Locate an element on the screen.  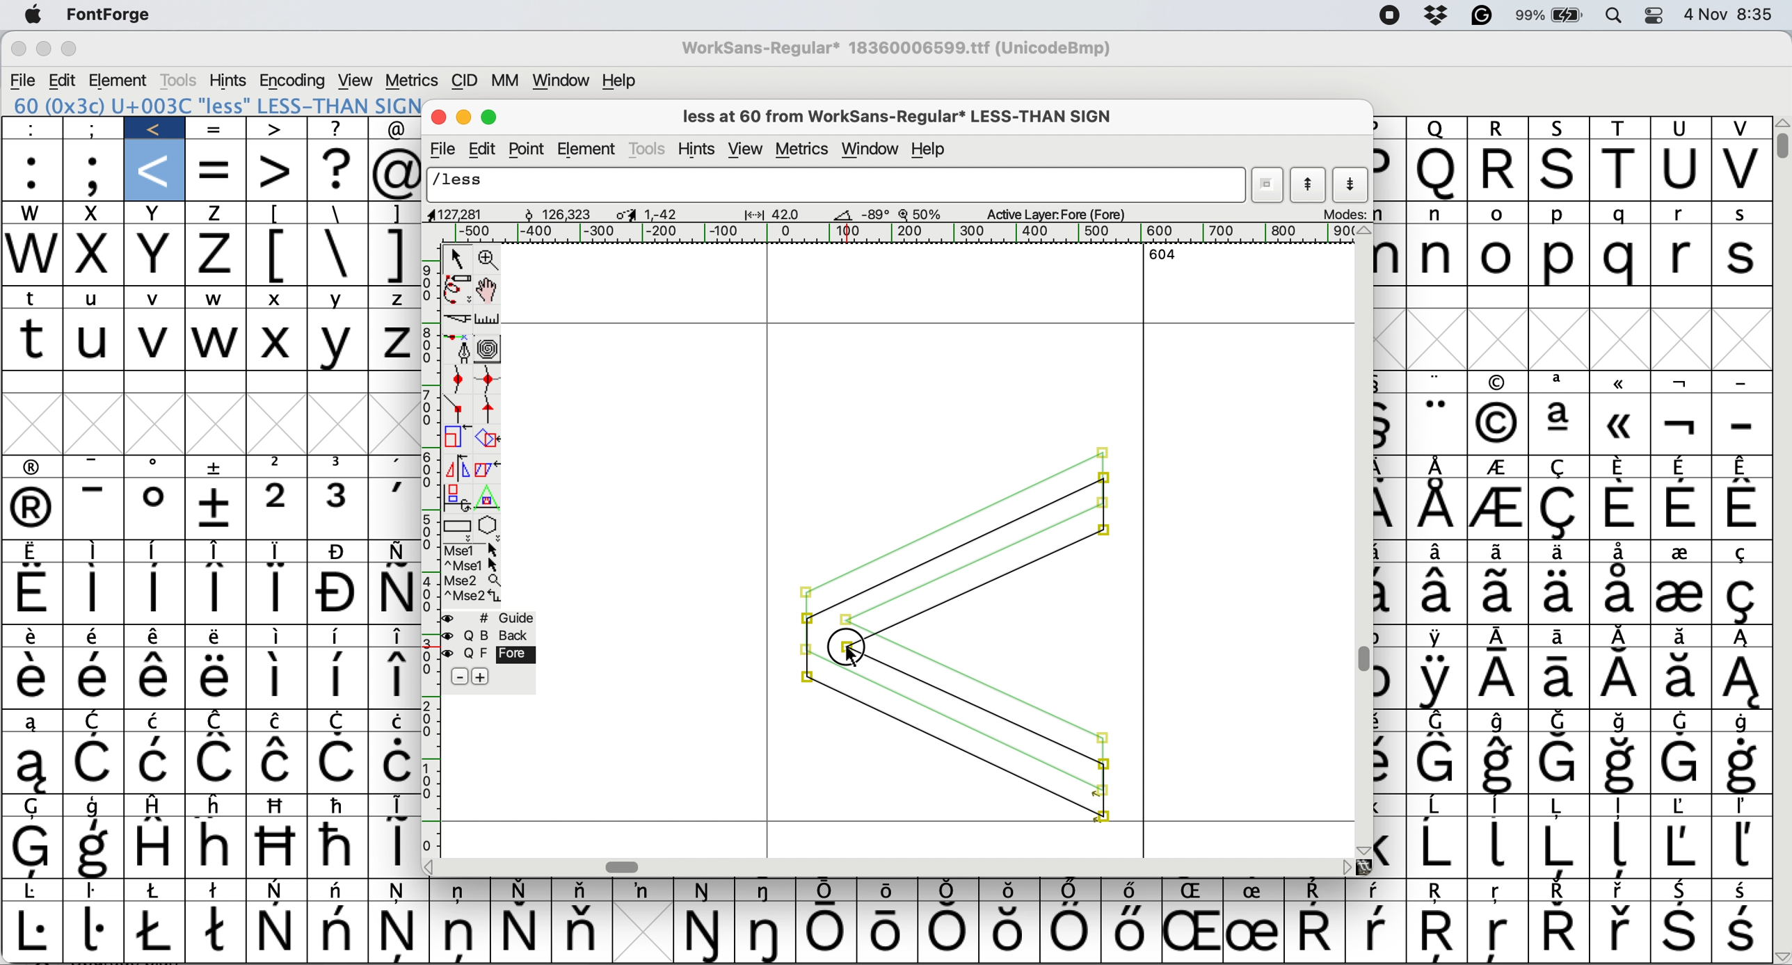
\ is located at coordinates (337, 212).